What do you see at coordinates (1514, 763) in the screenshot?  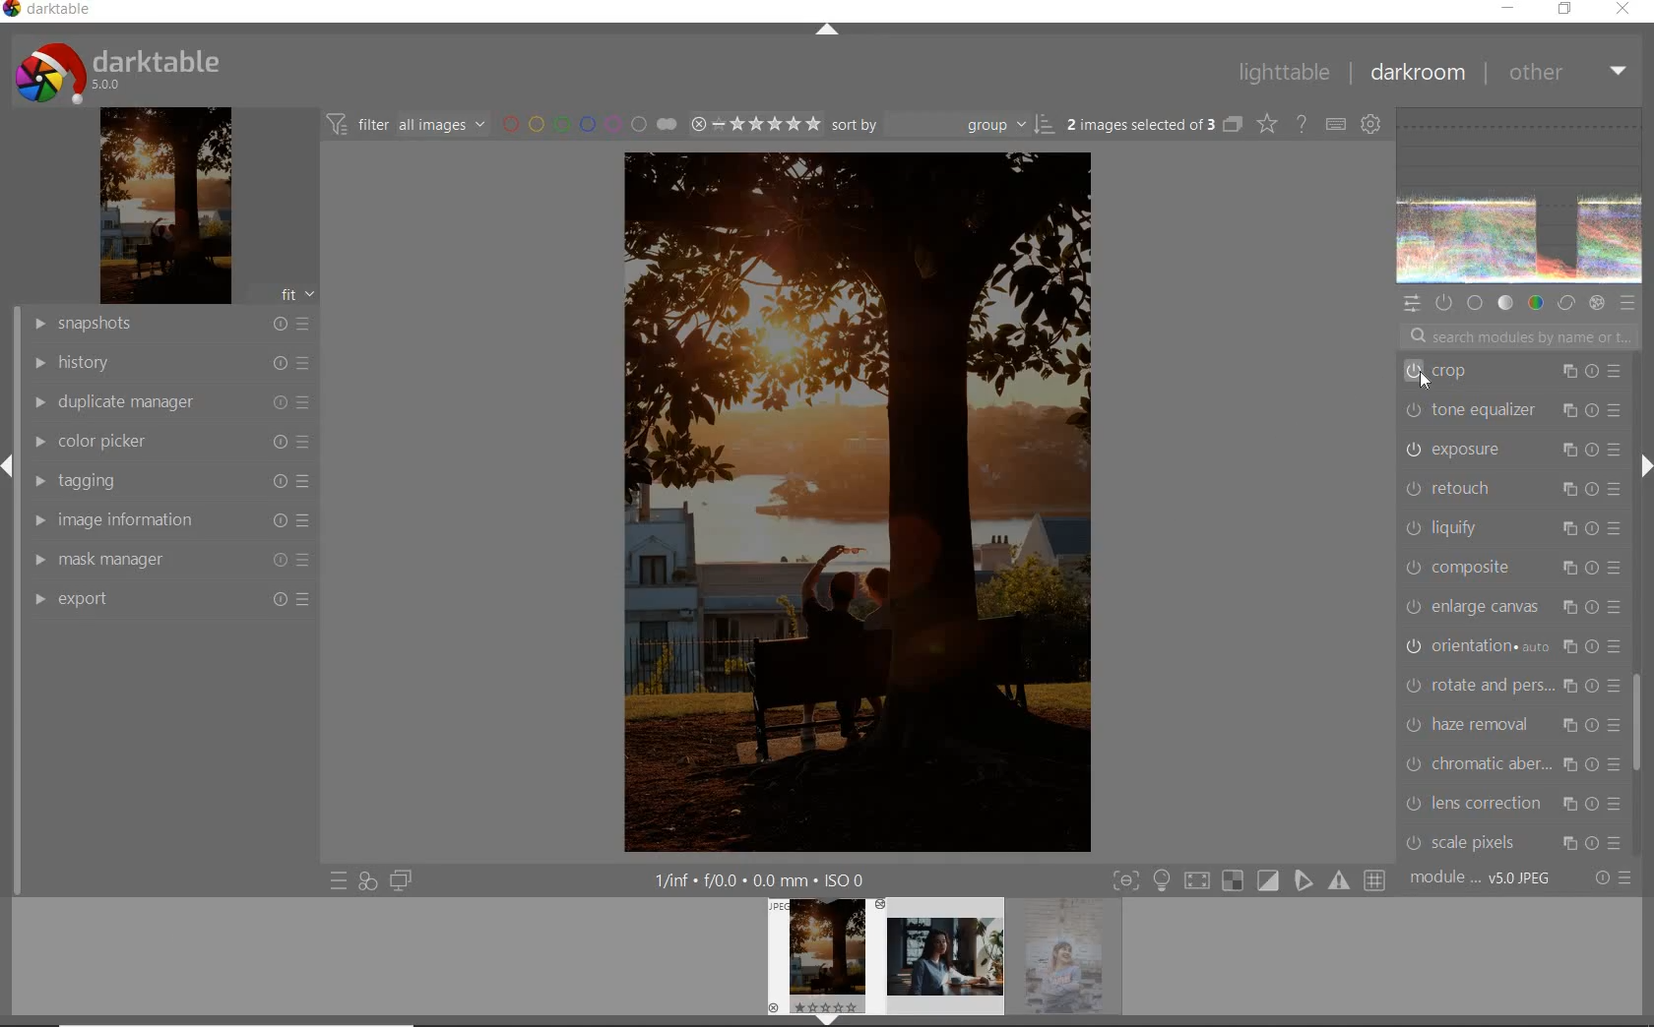 I see `chromatic` at bounding box center [1514, 763].